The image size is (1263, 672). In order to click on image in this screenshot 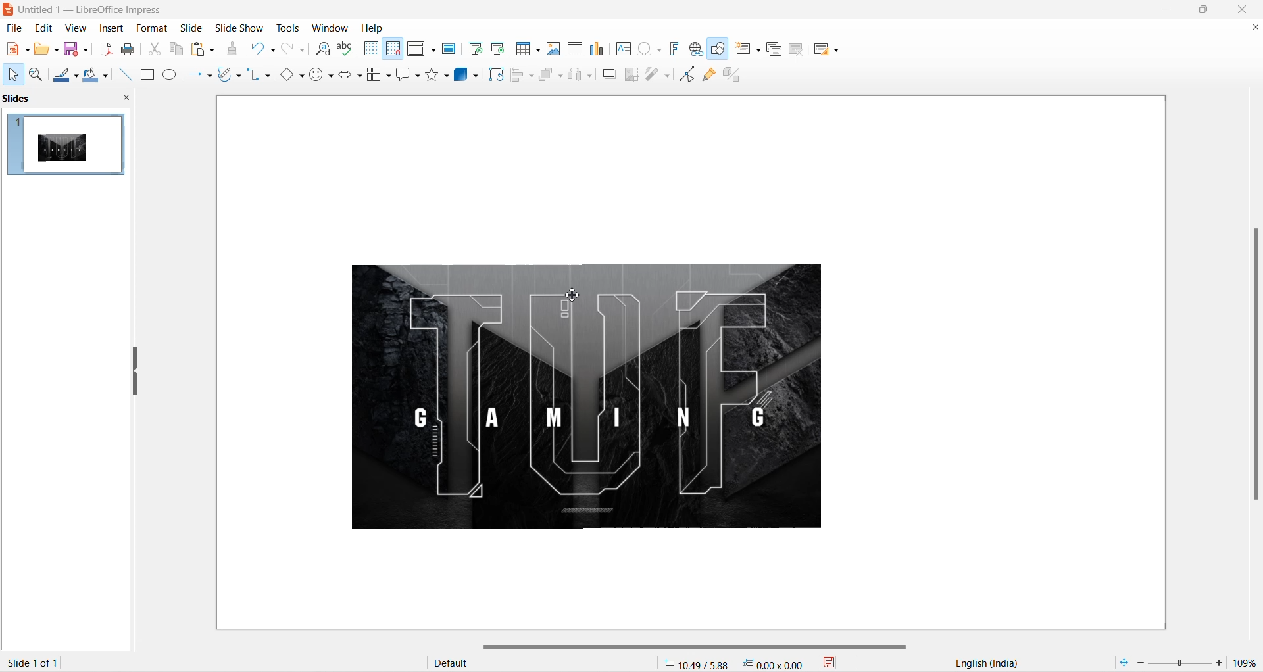, I will do `click(568, 400)`.